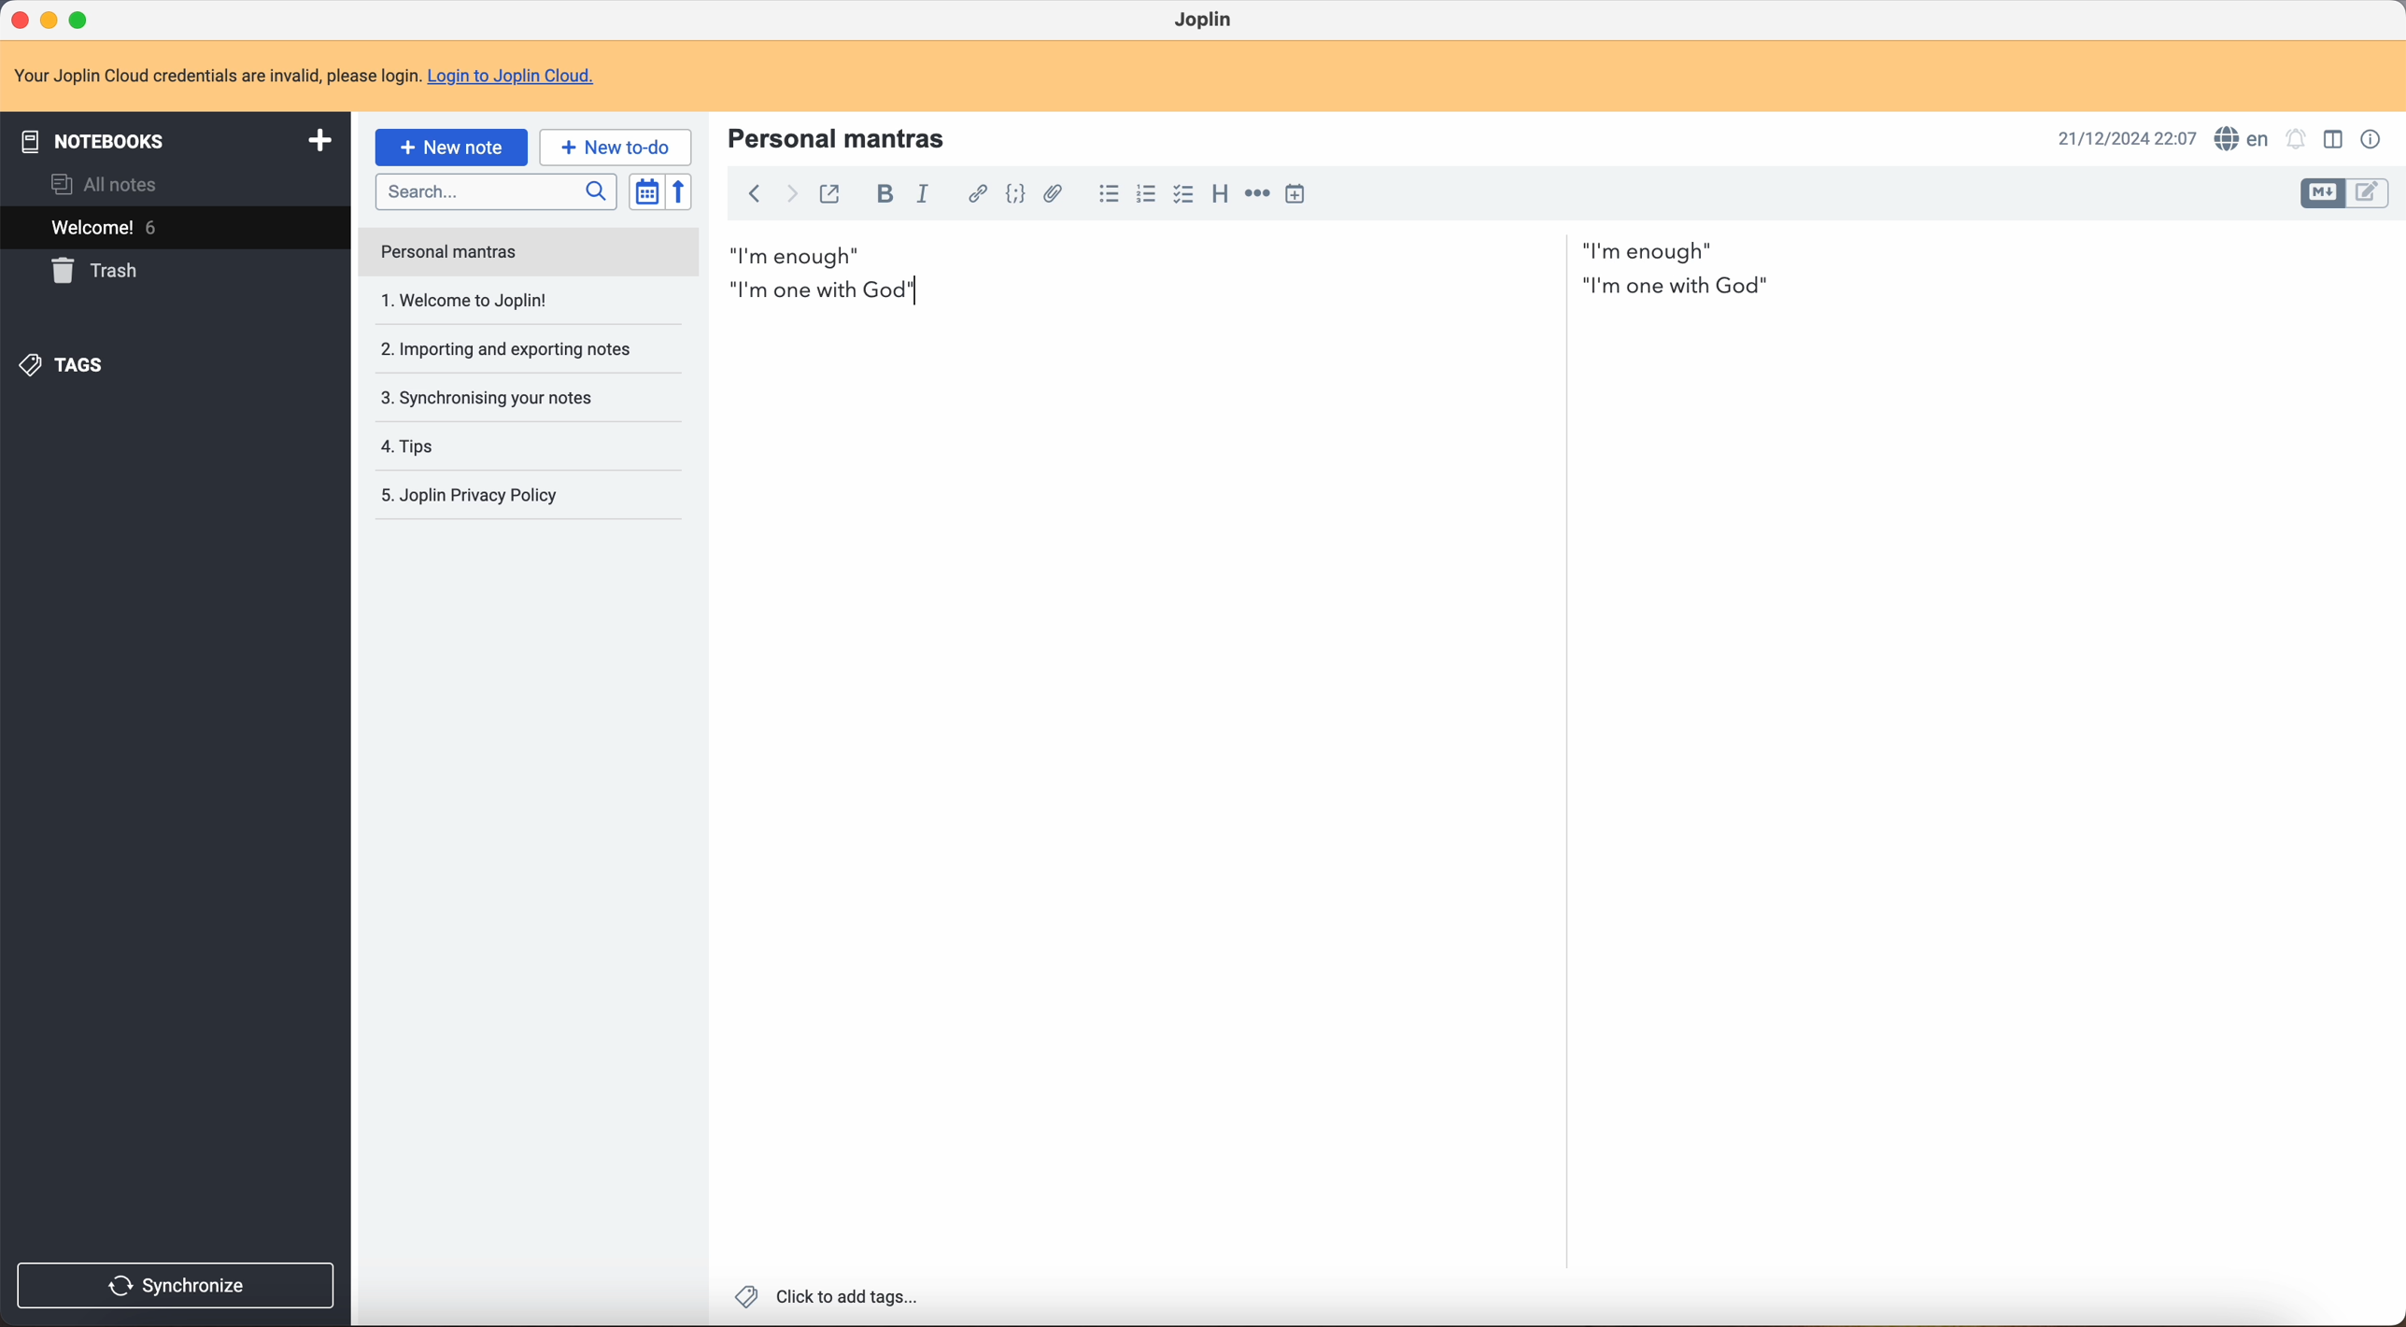  What do you see at coordinates (505, 300) in the screenshot?
I see `importing and exporting notes` at bounding box center [505, 300].